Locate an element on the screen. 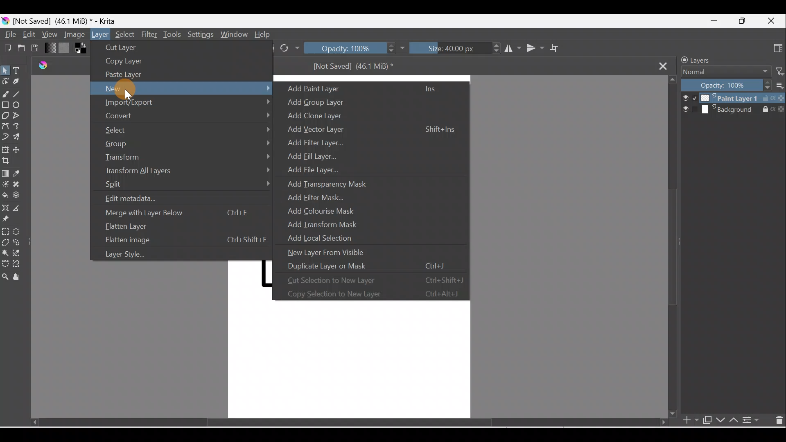 This screenshot has width=786, height=442. Set foreground & background colors is located at coordinates (80, 50).